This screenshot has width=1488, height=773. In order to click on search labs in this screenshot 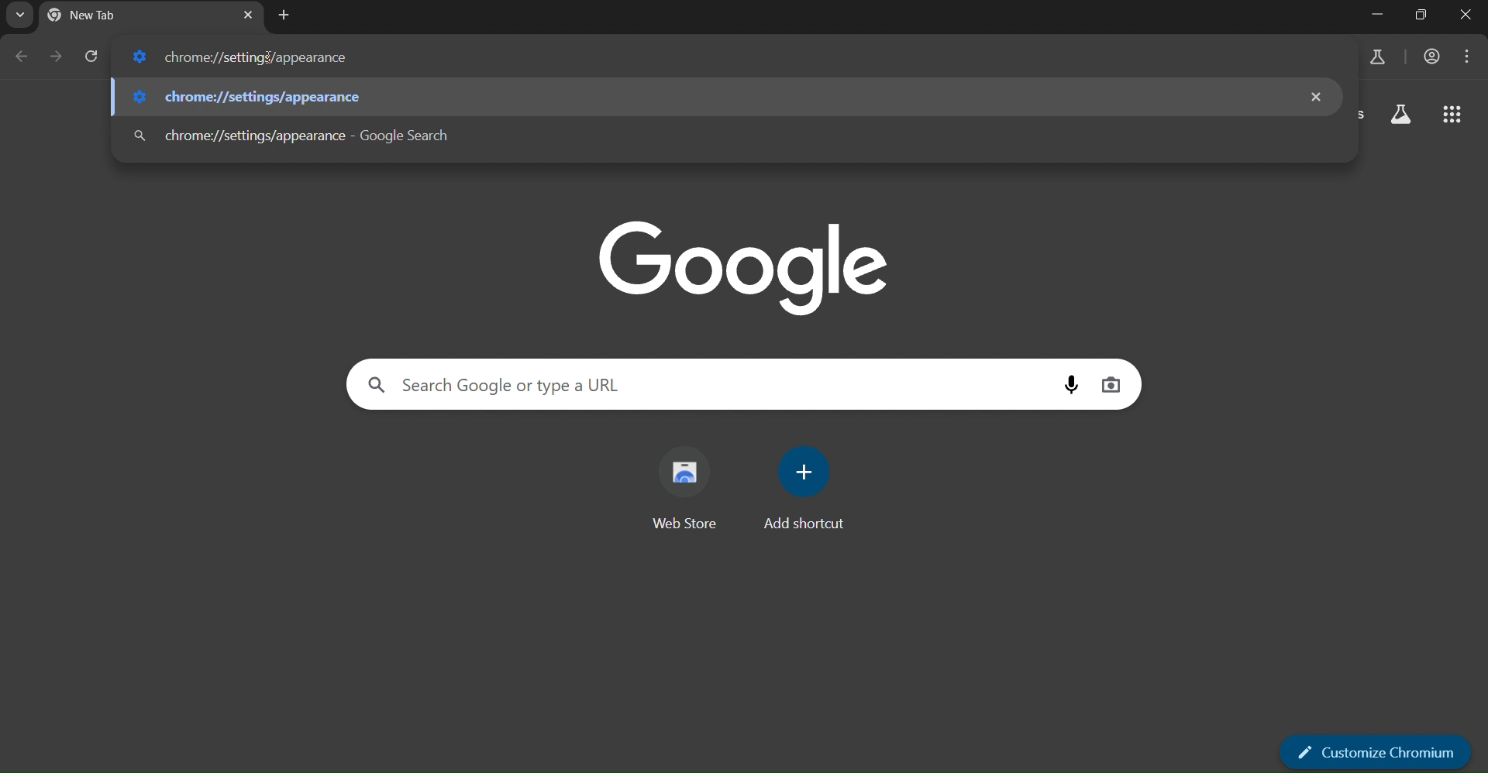, I will do `click(1376, 58)`.